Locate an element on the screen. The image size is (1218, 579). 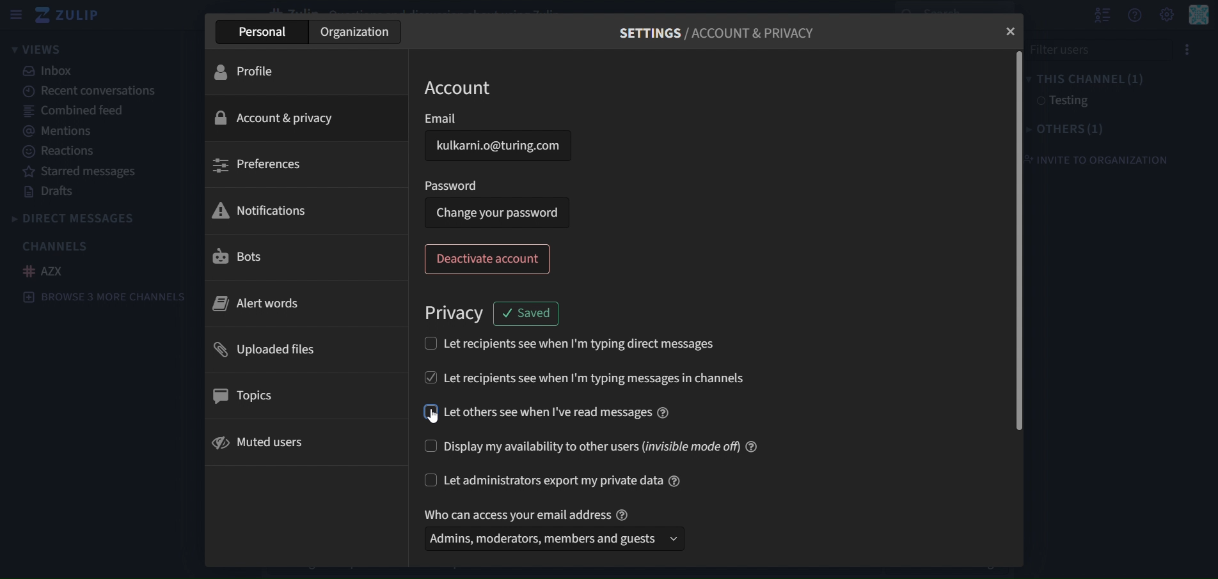
organization is located at coordinates (356, 33).